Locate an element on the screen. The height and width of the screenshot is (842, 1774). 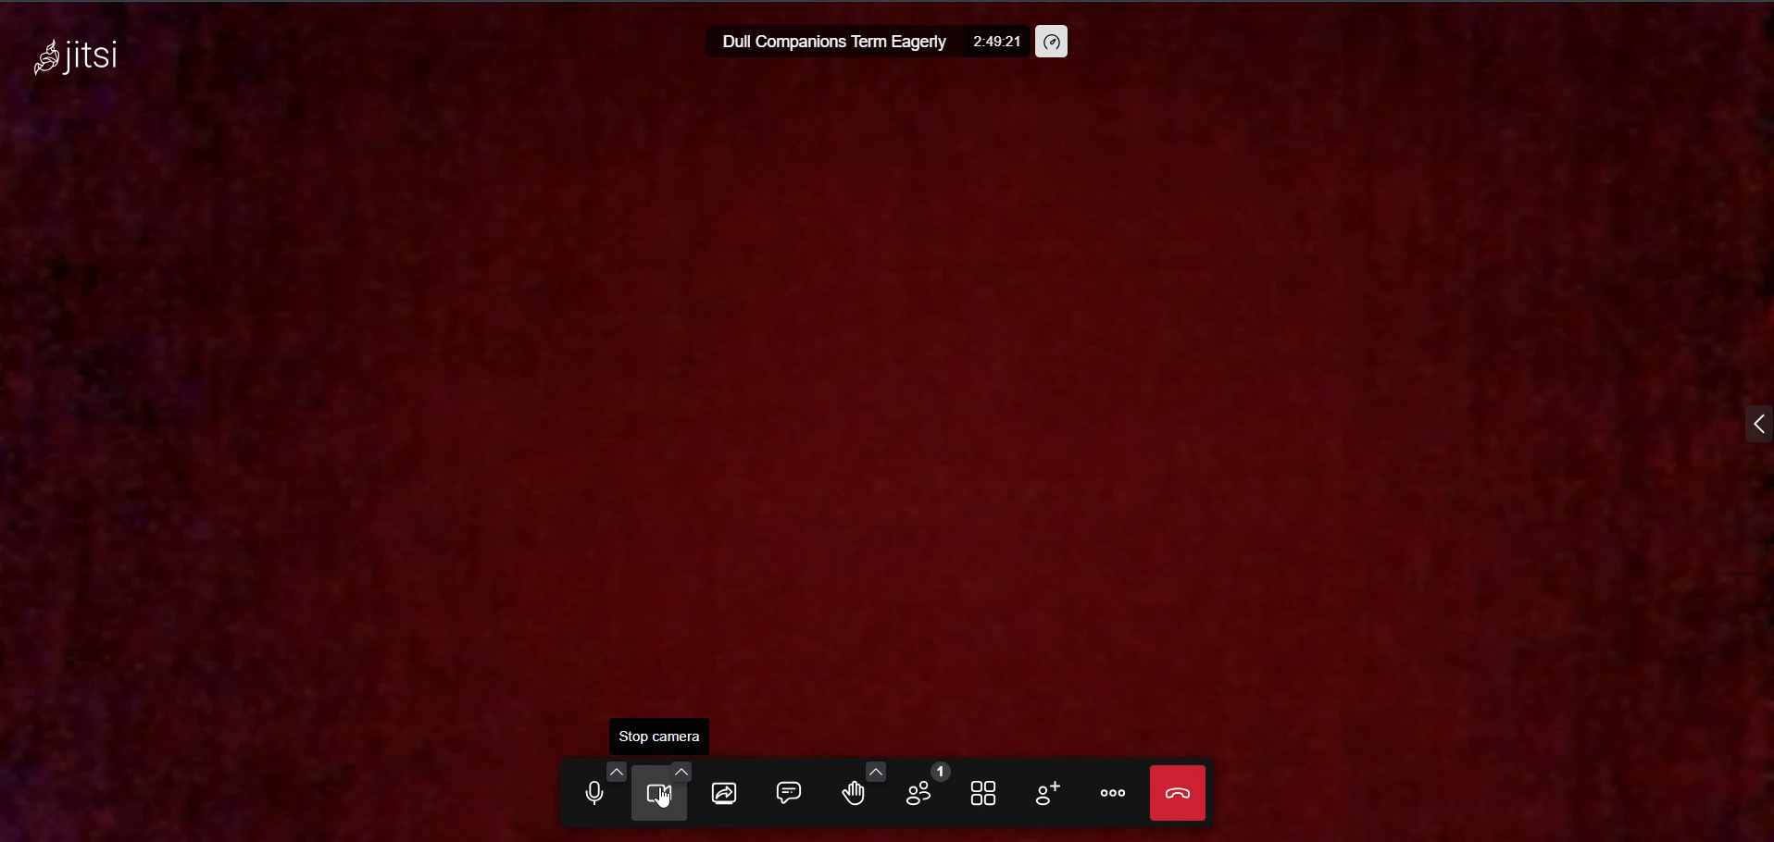
meeting title is located at coordinates (830, 43).